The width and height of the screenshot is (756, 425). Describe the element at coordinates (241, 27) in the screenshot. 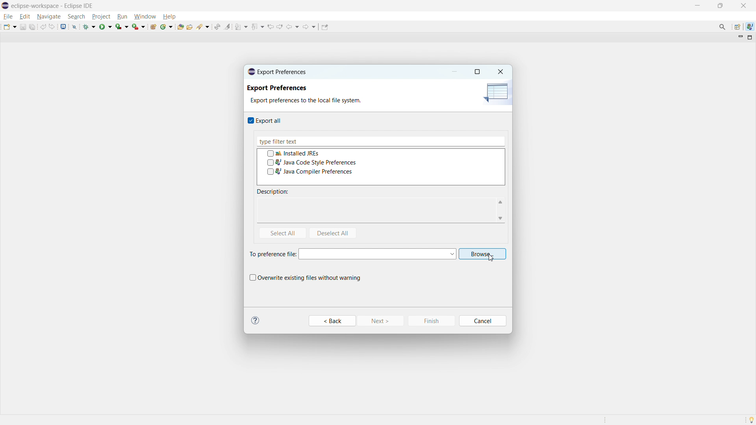

I see `next annotation` at that location.